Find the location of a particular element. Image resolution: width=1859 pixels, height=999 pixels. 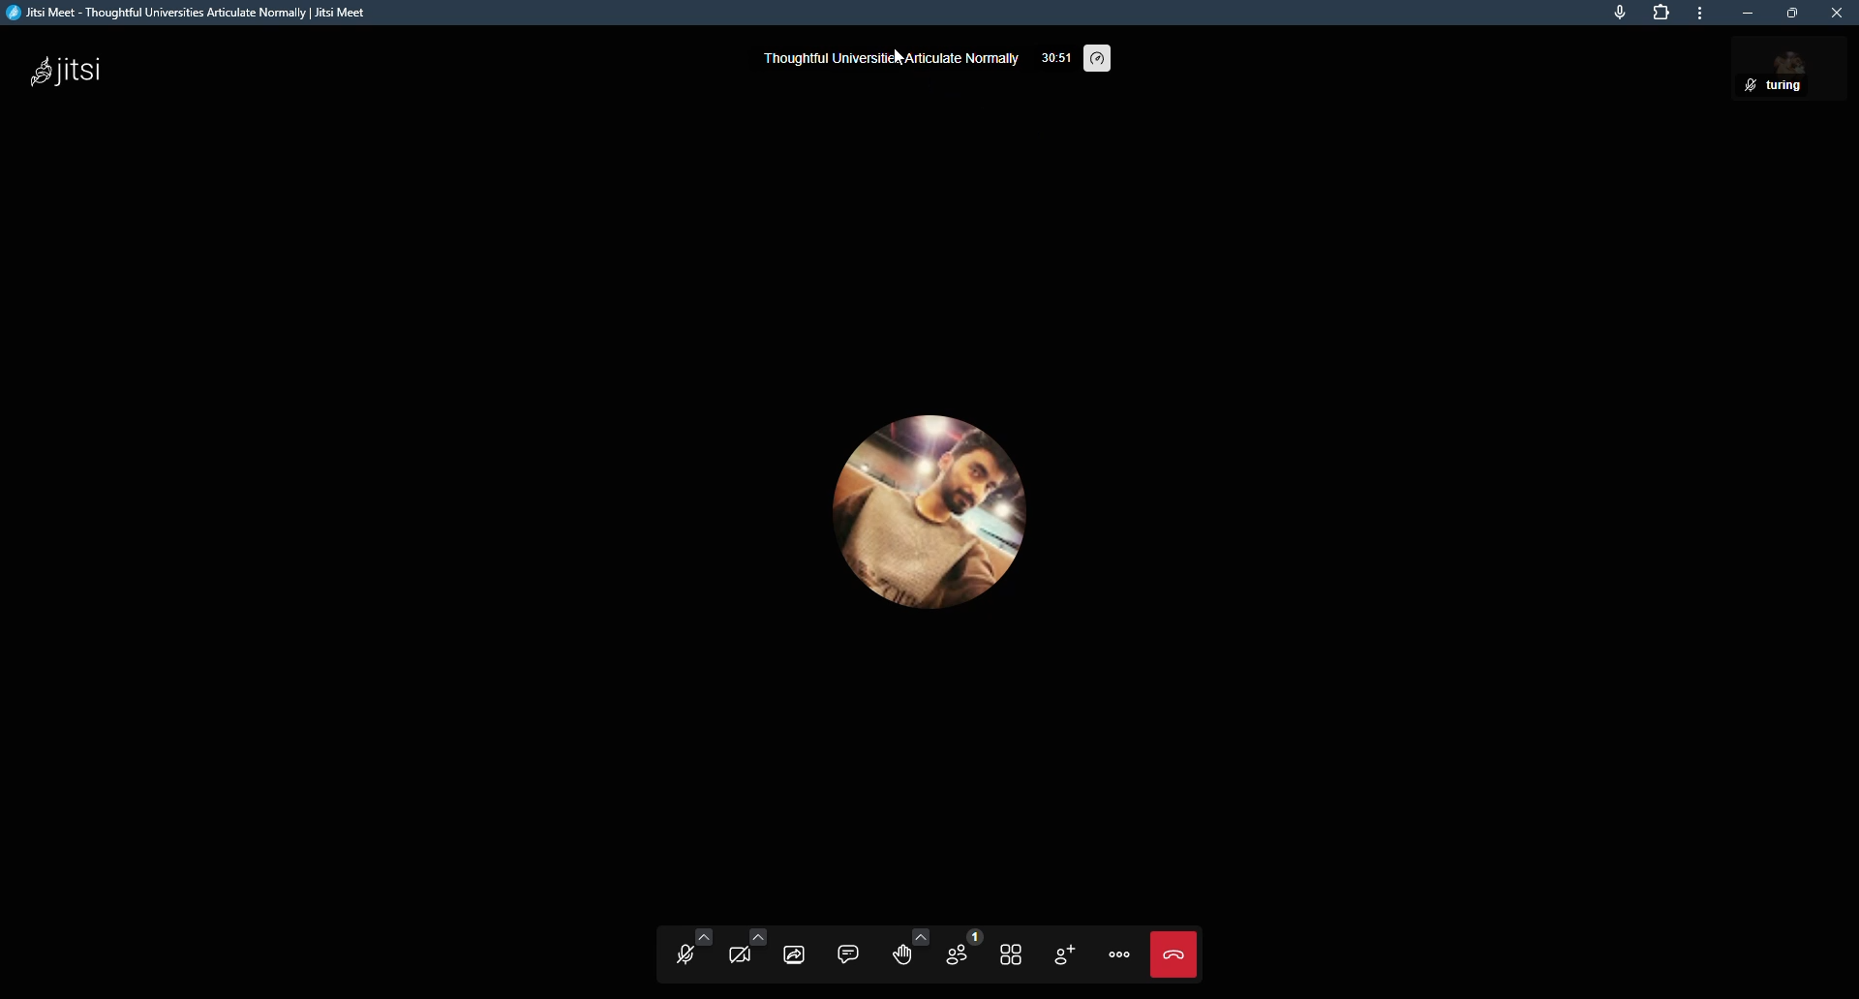

start screen sharing is located at coordinates (797, 951).